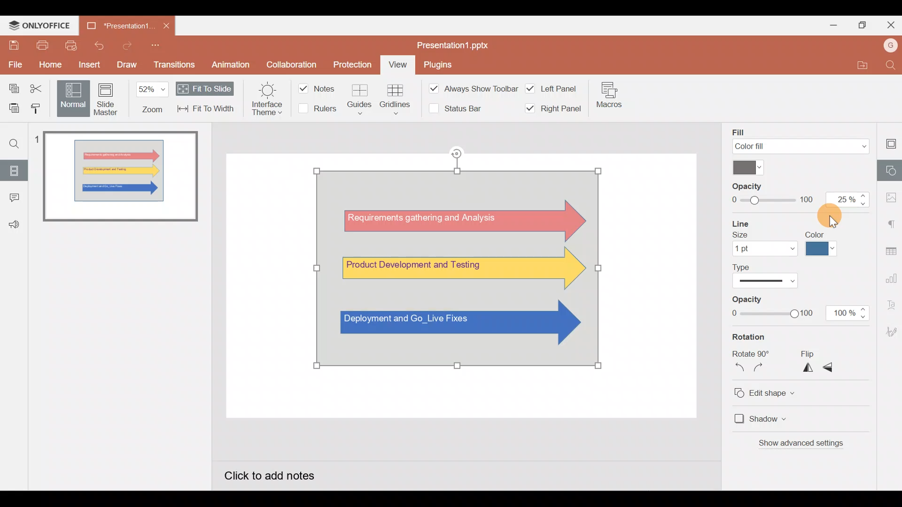 The image size is (902, 507). Describe the element at coordinates (767, 417) in the screenshot. I see `Shadow` at that location.